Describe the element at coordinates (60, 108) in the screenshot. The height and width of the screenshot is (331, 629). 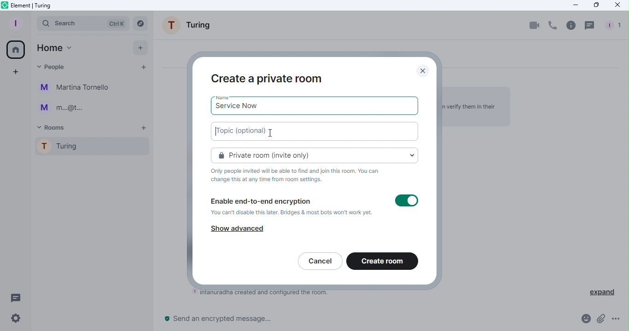
I see `m...@t..` at that location.